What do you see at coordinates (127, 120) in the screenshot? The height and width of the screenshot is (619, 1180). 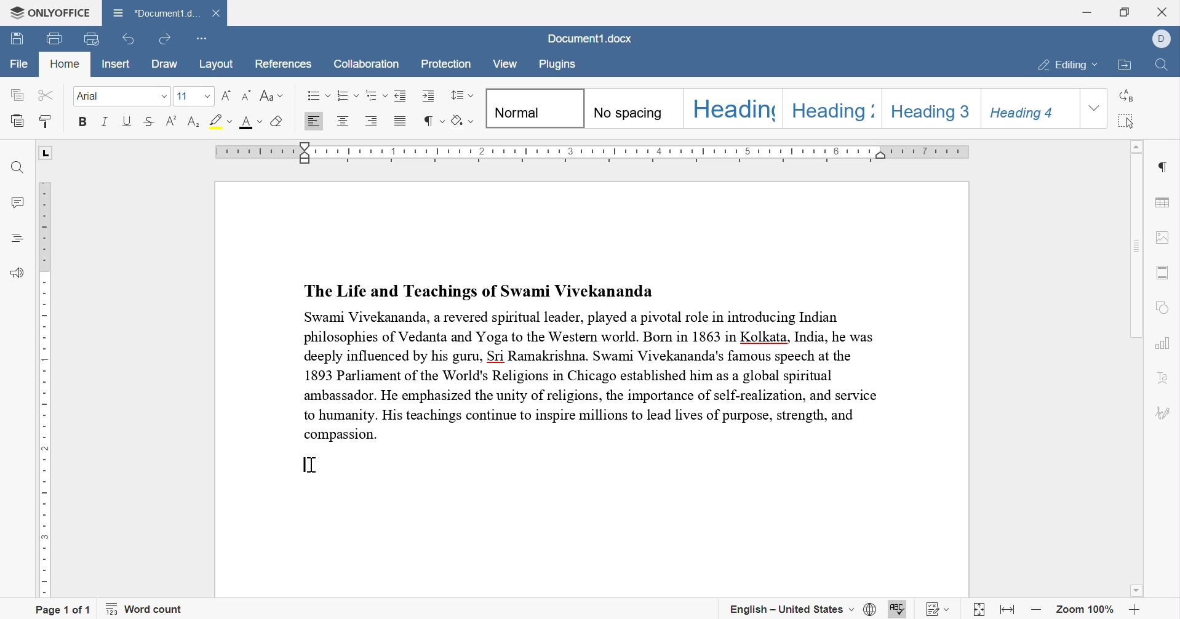 I see `underline` at bounding box center [127, 120].